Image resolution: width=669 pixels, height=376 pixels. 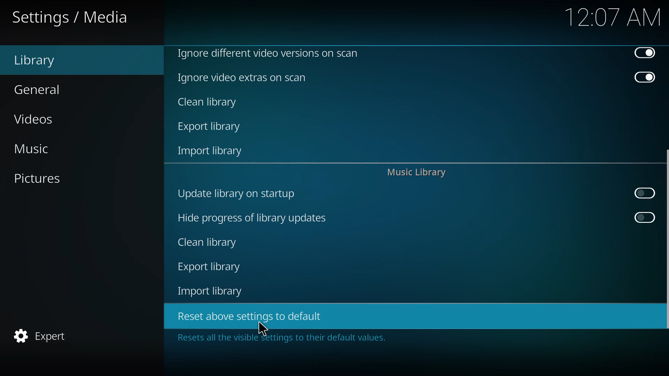 What do you see at coordinates (212, 152) in the screenshot?
I see `import` at bounding box center [212, 152].